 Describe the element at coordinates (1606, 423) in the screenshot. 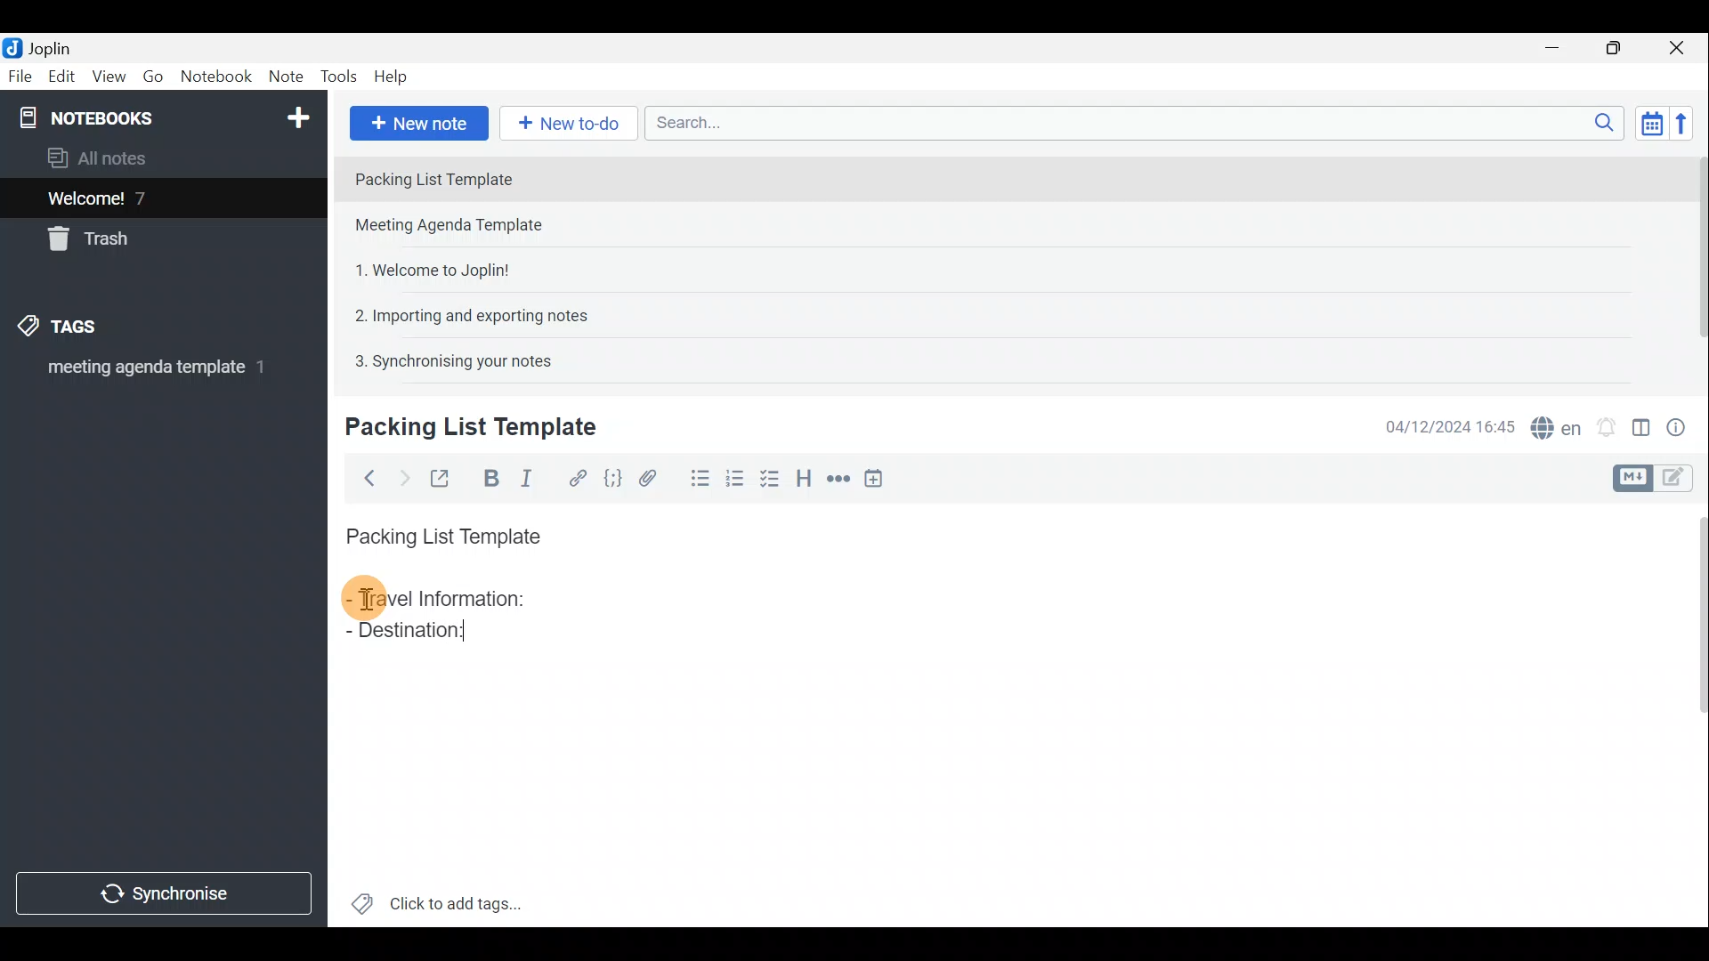

I see `Set alarm` at that location.